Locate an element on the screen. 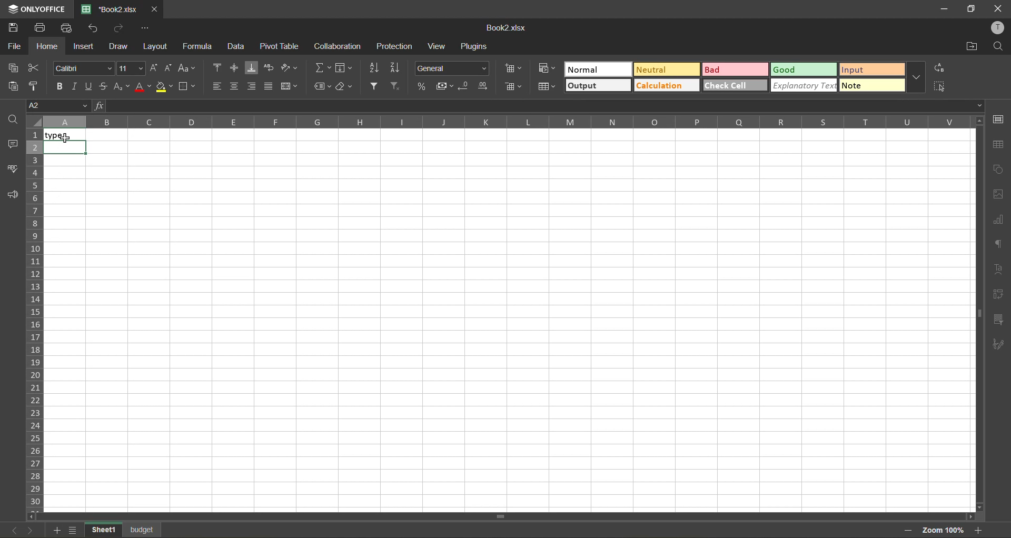  add sheet is located at coordinates (54, 531).